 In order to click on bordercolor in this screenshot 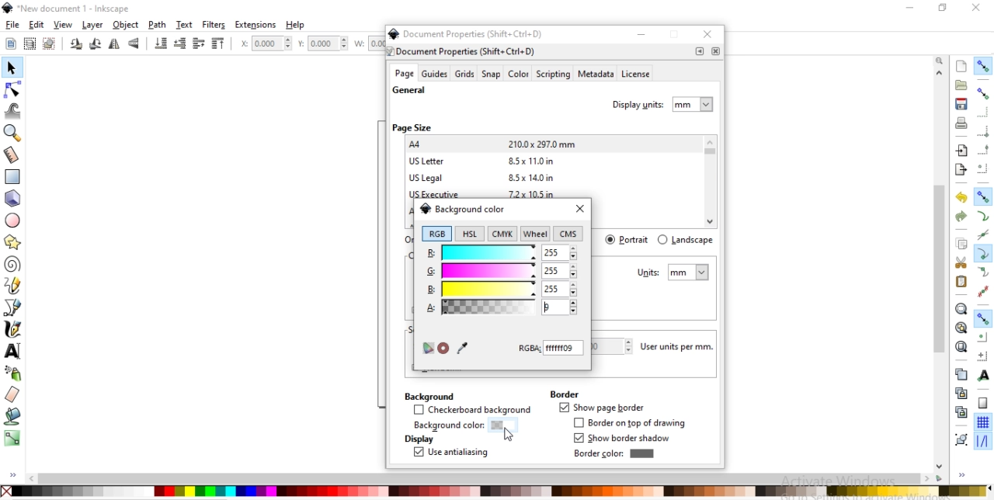, I will do `click(613, 453)`.